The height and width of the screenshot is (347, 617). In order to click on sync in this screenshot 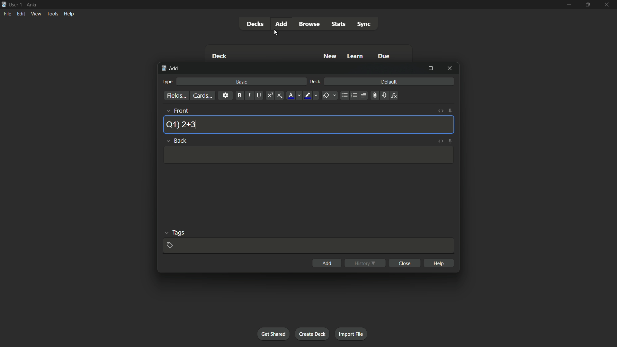, I will do `click(364, 24)`.